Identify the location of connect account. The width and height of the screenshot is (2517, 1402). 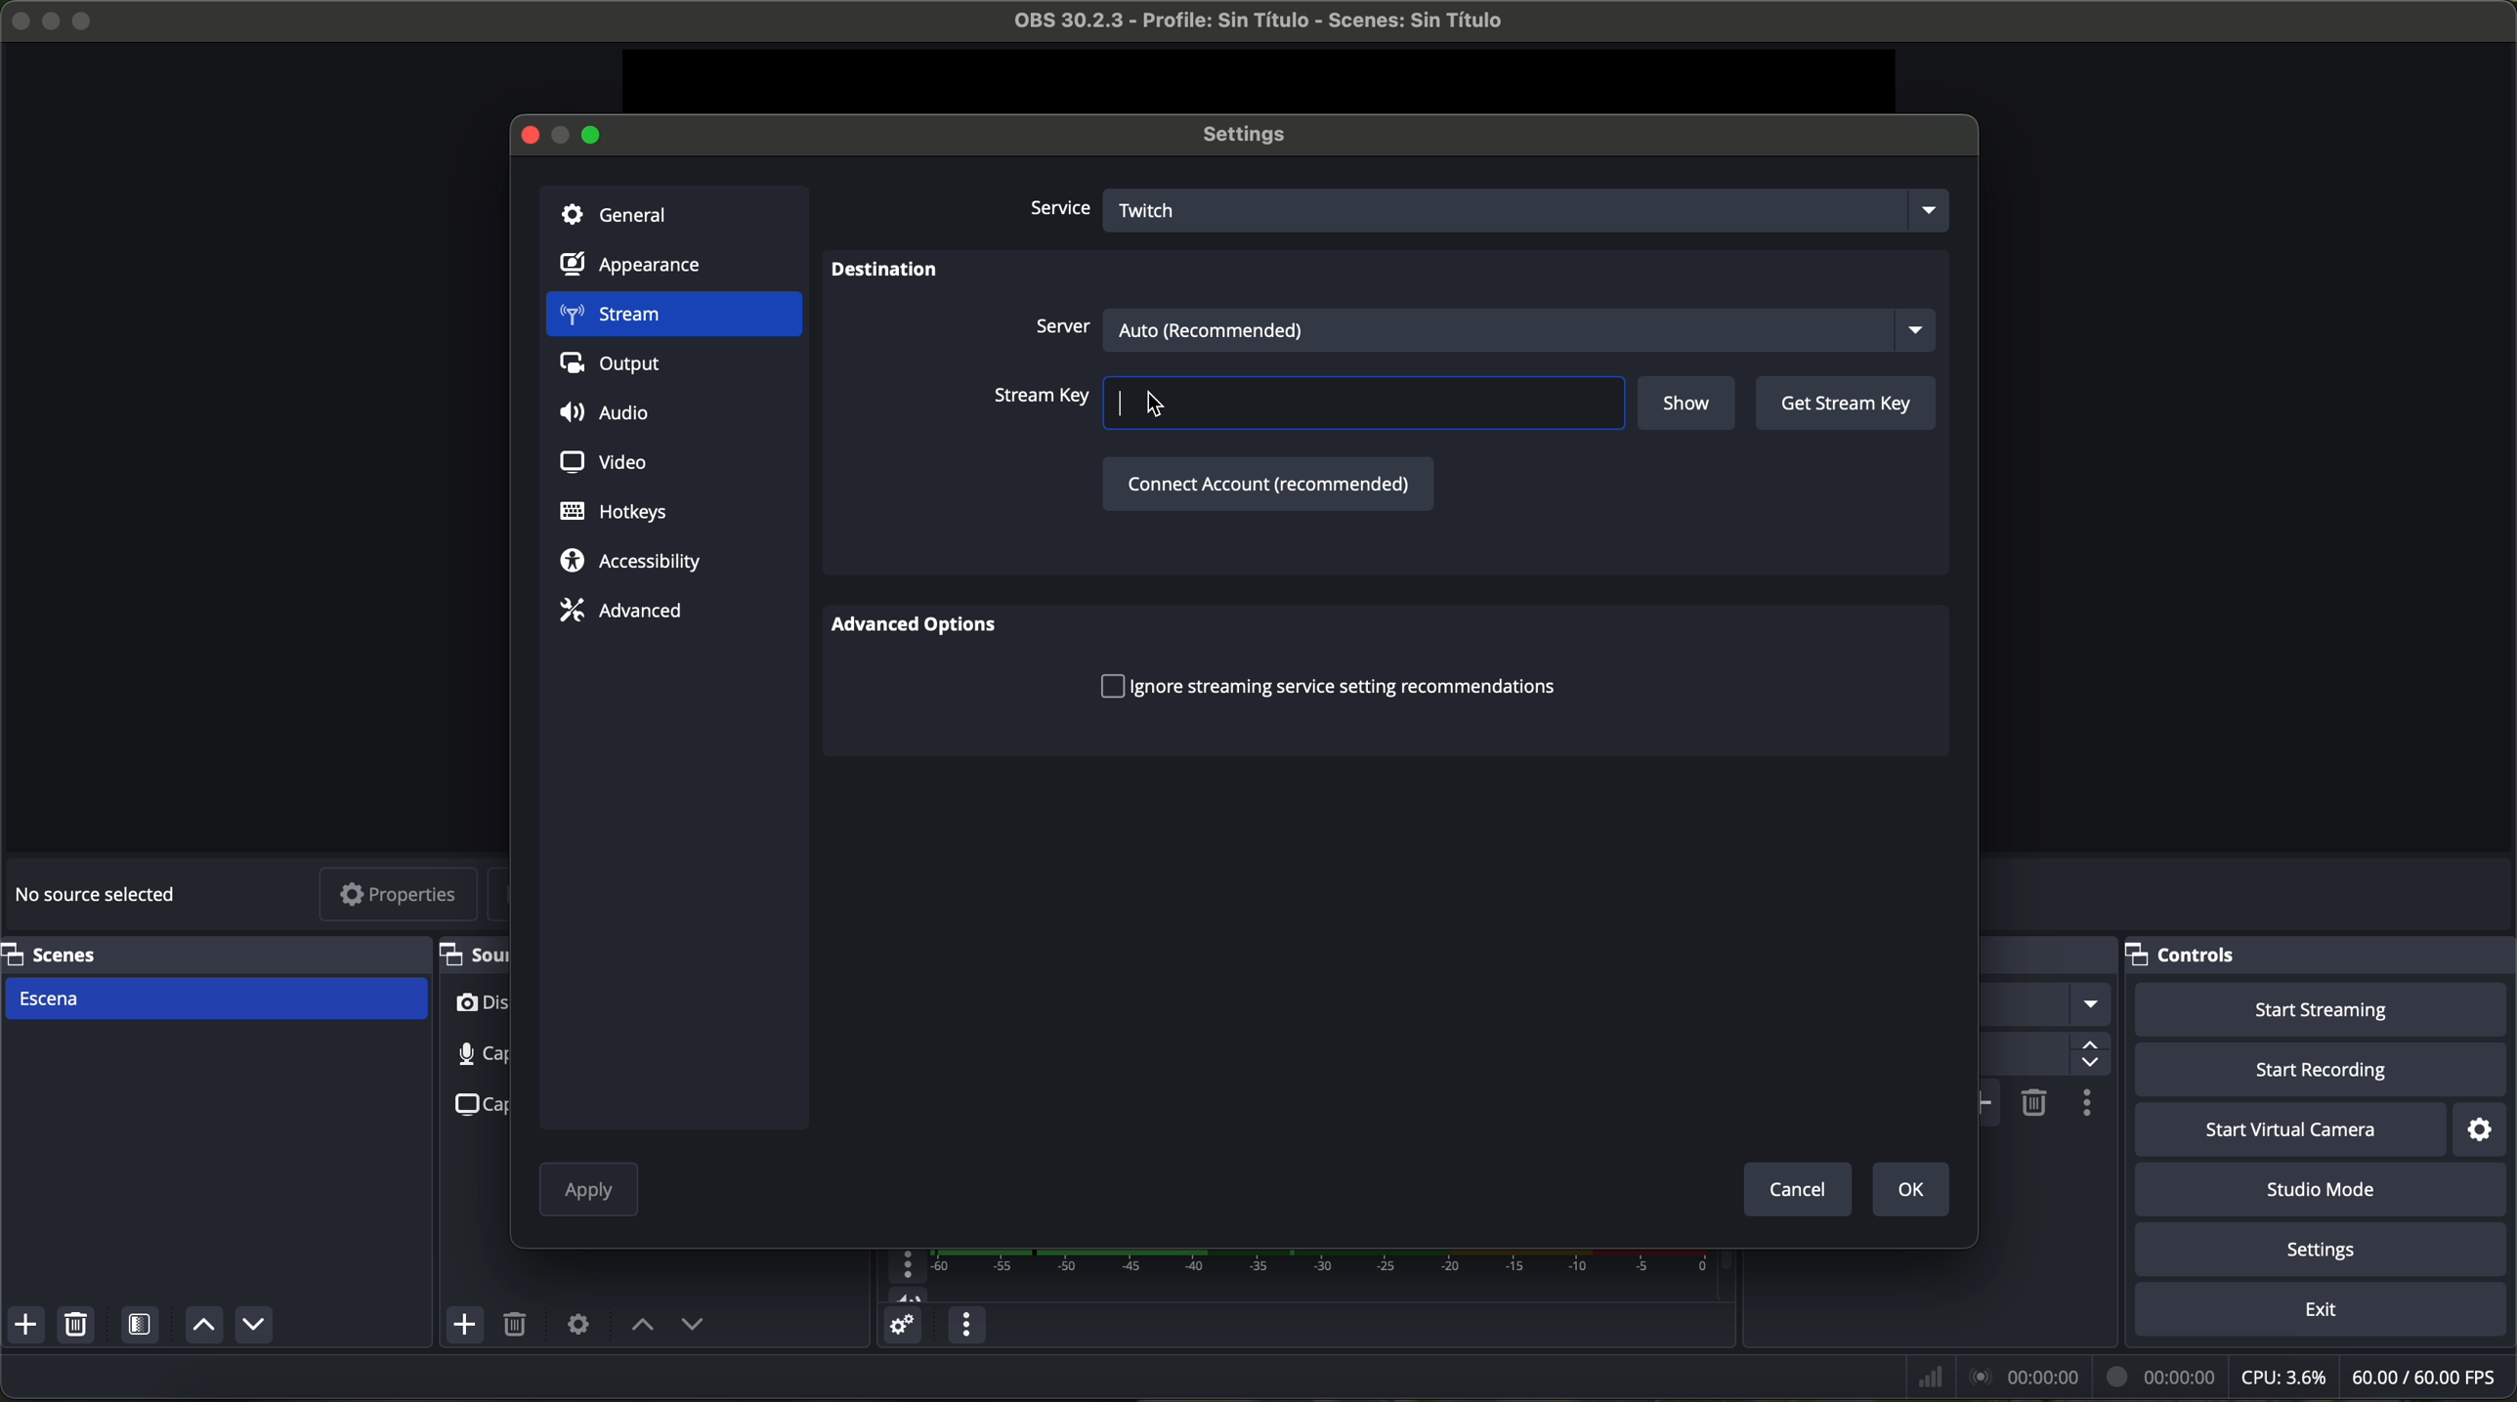
(1264, 482).